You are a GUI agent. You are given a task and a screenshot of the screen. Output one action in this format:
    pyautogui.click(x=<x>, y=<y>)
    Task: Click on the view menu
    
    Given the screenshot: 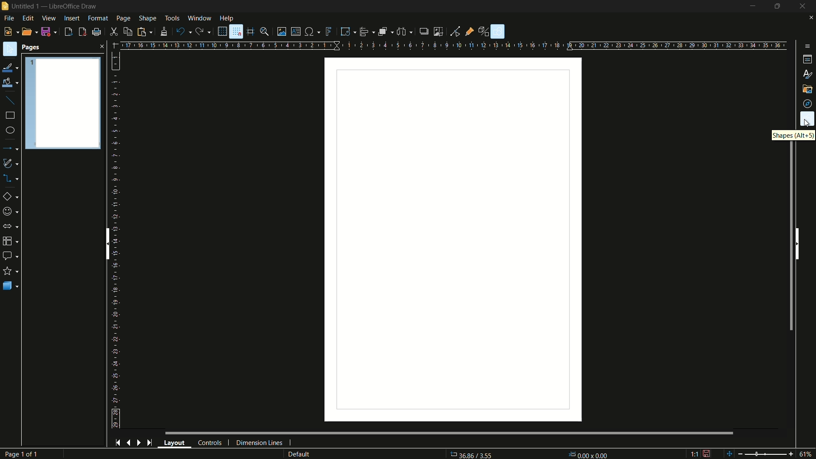 What is the action you would take?
    pyautogui.click(x=49, y=18)
    